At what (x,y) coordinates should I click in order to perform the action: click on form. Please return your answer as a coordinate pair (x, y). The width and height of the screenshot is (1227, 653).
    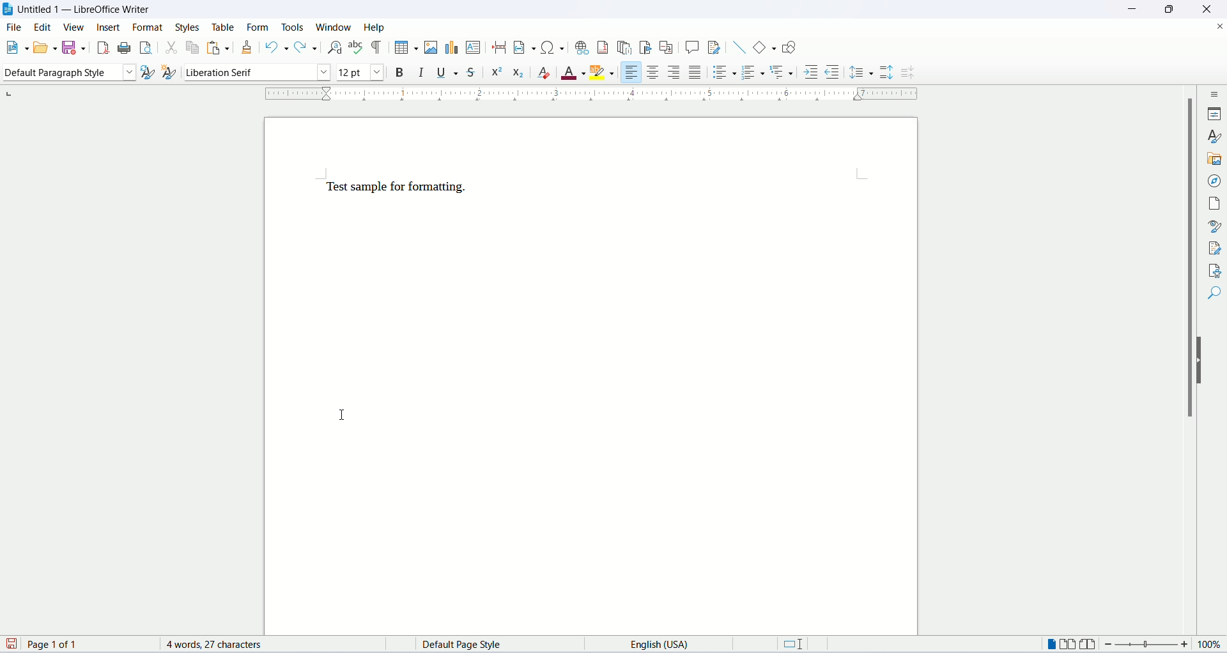
    Looking at the image, I should click on (259, 27).